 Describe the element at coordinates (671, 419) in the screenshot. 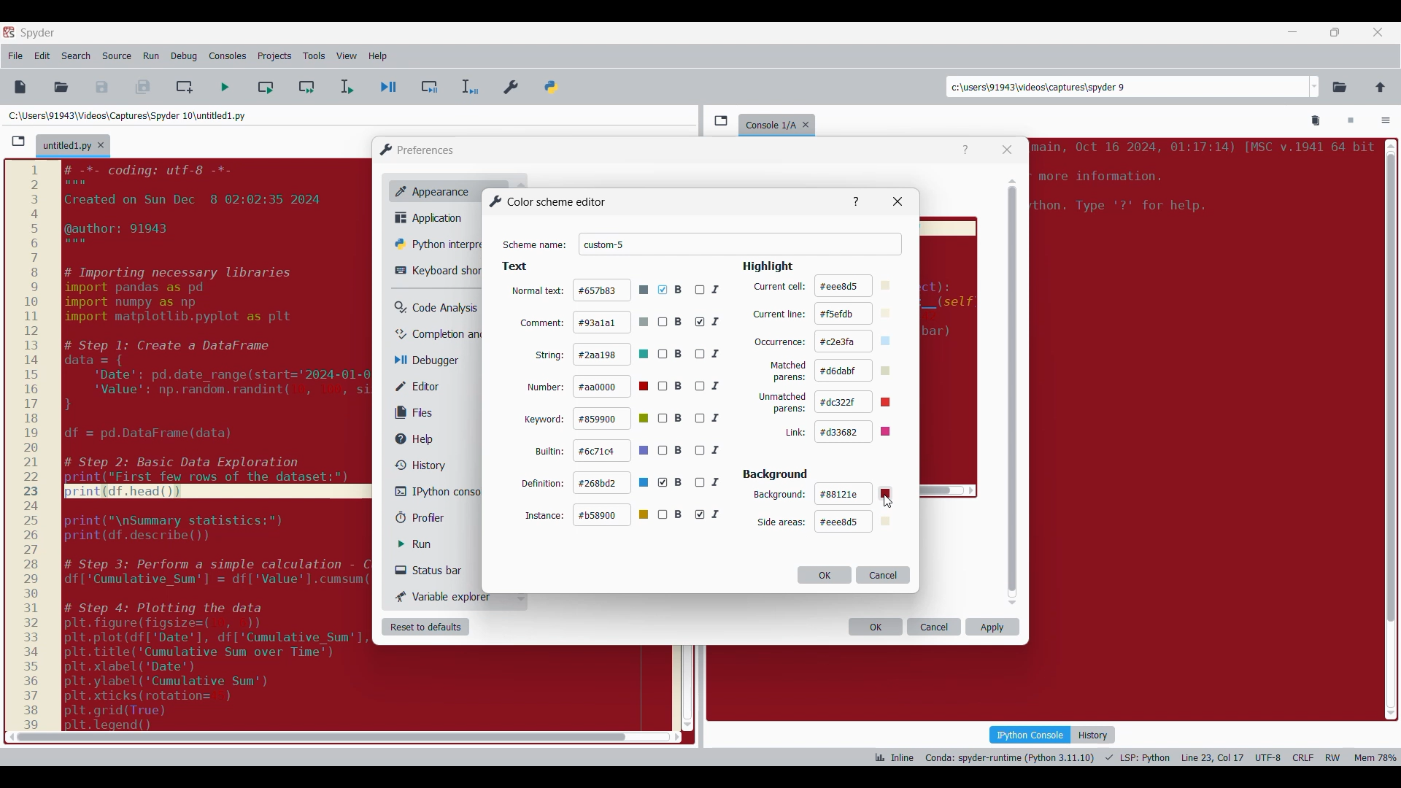

I see `B` at that location.